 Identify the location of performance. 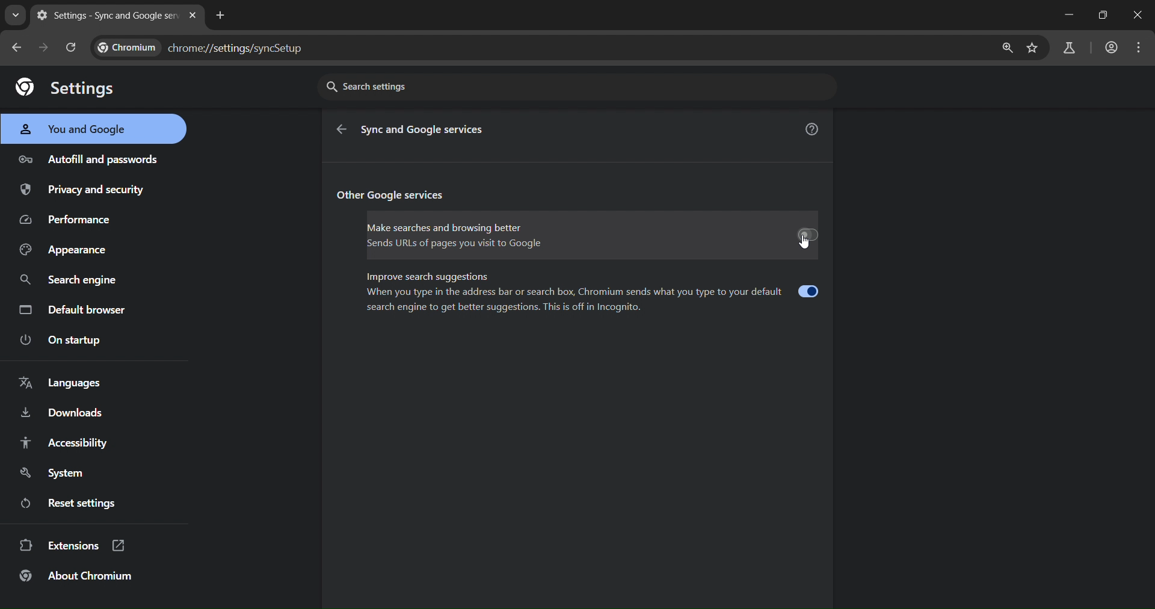
(72, 219).